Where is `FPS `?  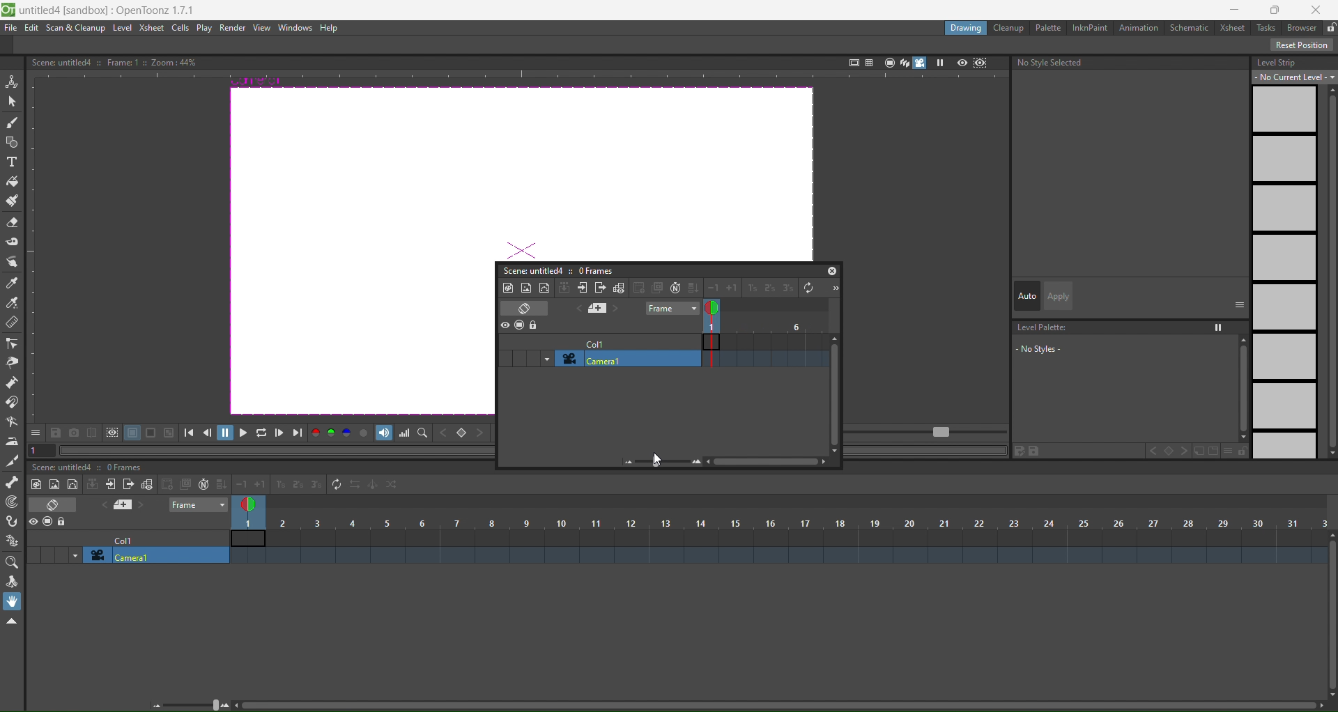
FPS  is located at coordinates (928, 433).